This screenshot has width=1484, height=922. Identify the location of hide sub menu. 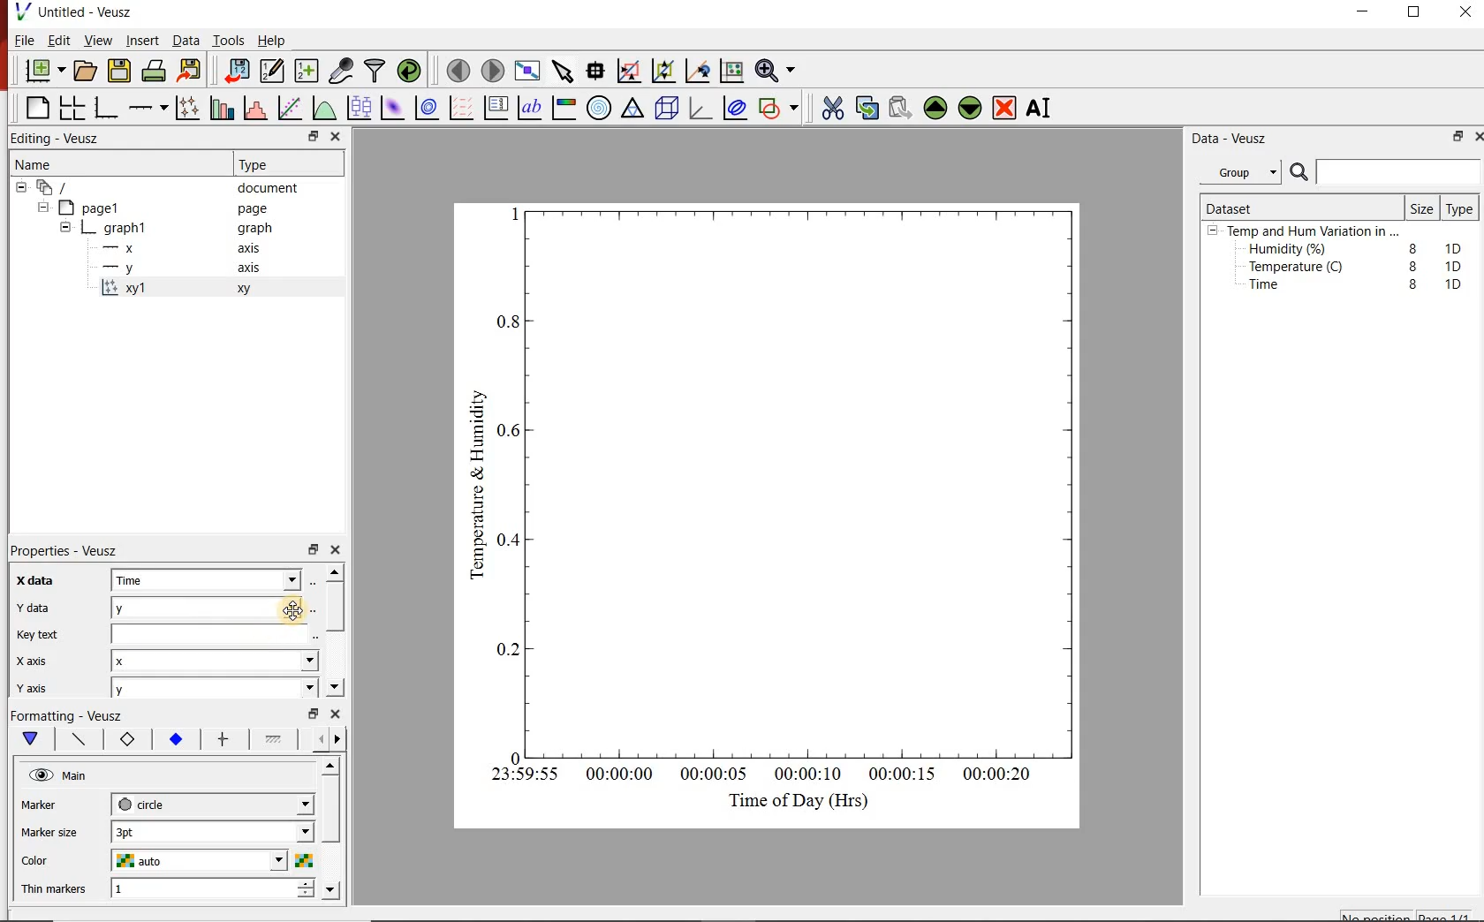
(65, 226).